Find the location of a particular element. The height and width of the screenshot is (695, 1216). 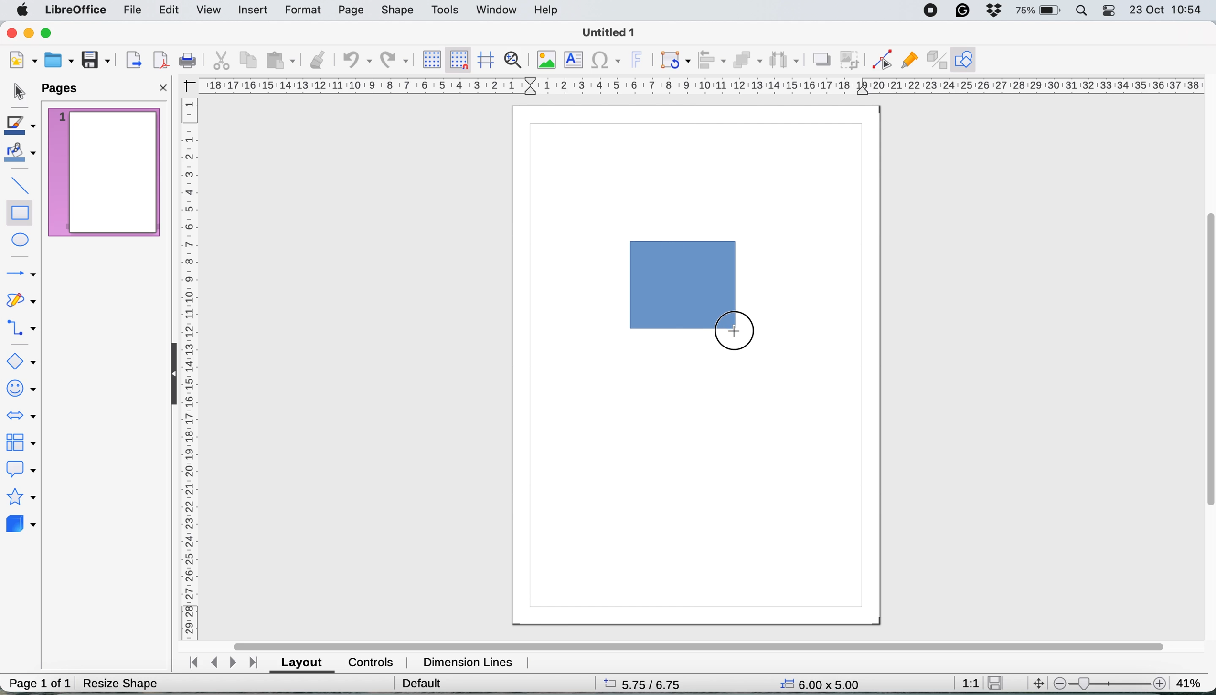

symbol shapes is located at coordinates (20, 387).